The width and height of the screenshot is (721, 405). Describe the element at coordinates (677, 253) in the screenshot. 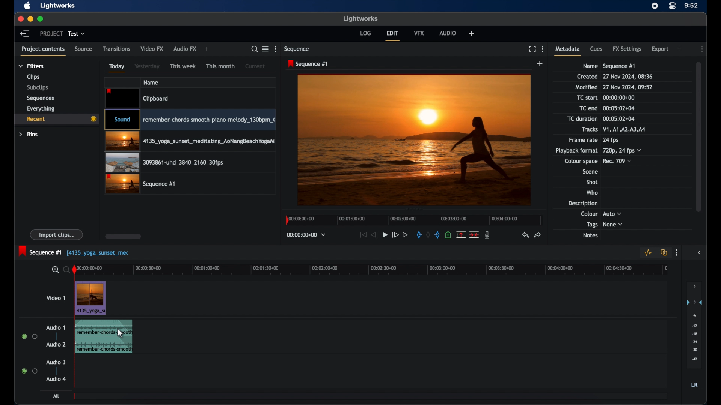

I see `more options` at that location.